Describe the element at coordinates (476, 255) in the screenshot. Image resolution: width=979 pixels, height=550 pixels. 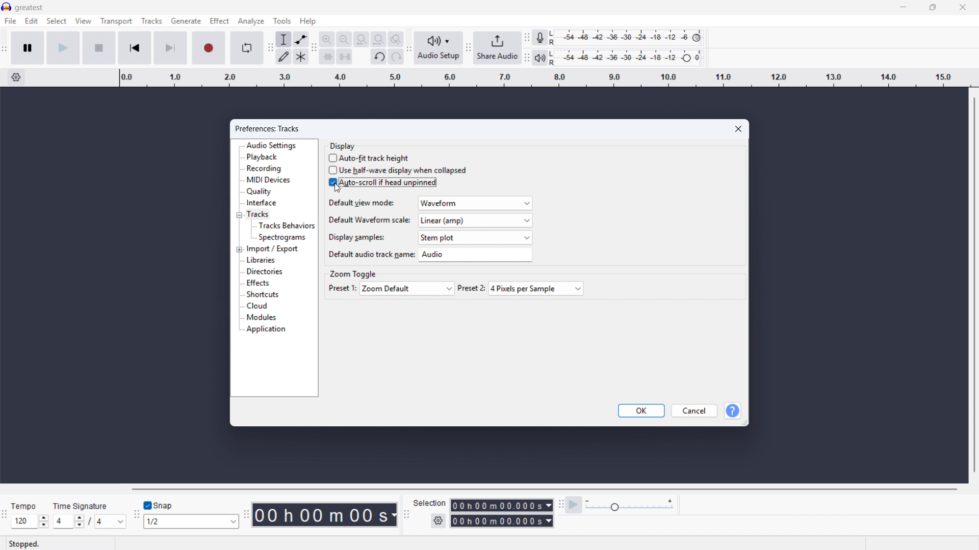
I see `Default audio track name ` at that location.